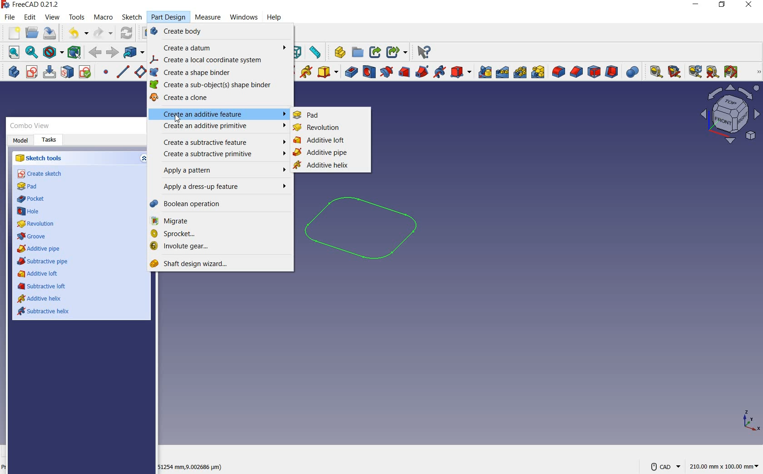  Describe the element at coordinates (521, 73) in the screenshot. I see `polar pattern` at that location.